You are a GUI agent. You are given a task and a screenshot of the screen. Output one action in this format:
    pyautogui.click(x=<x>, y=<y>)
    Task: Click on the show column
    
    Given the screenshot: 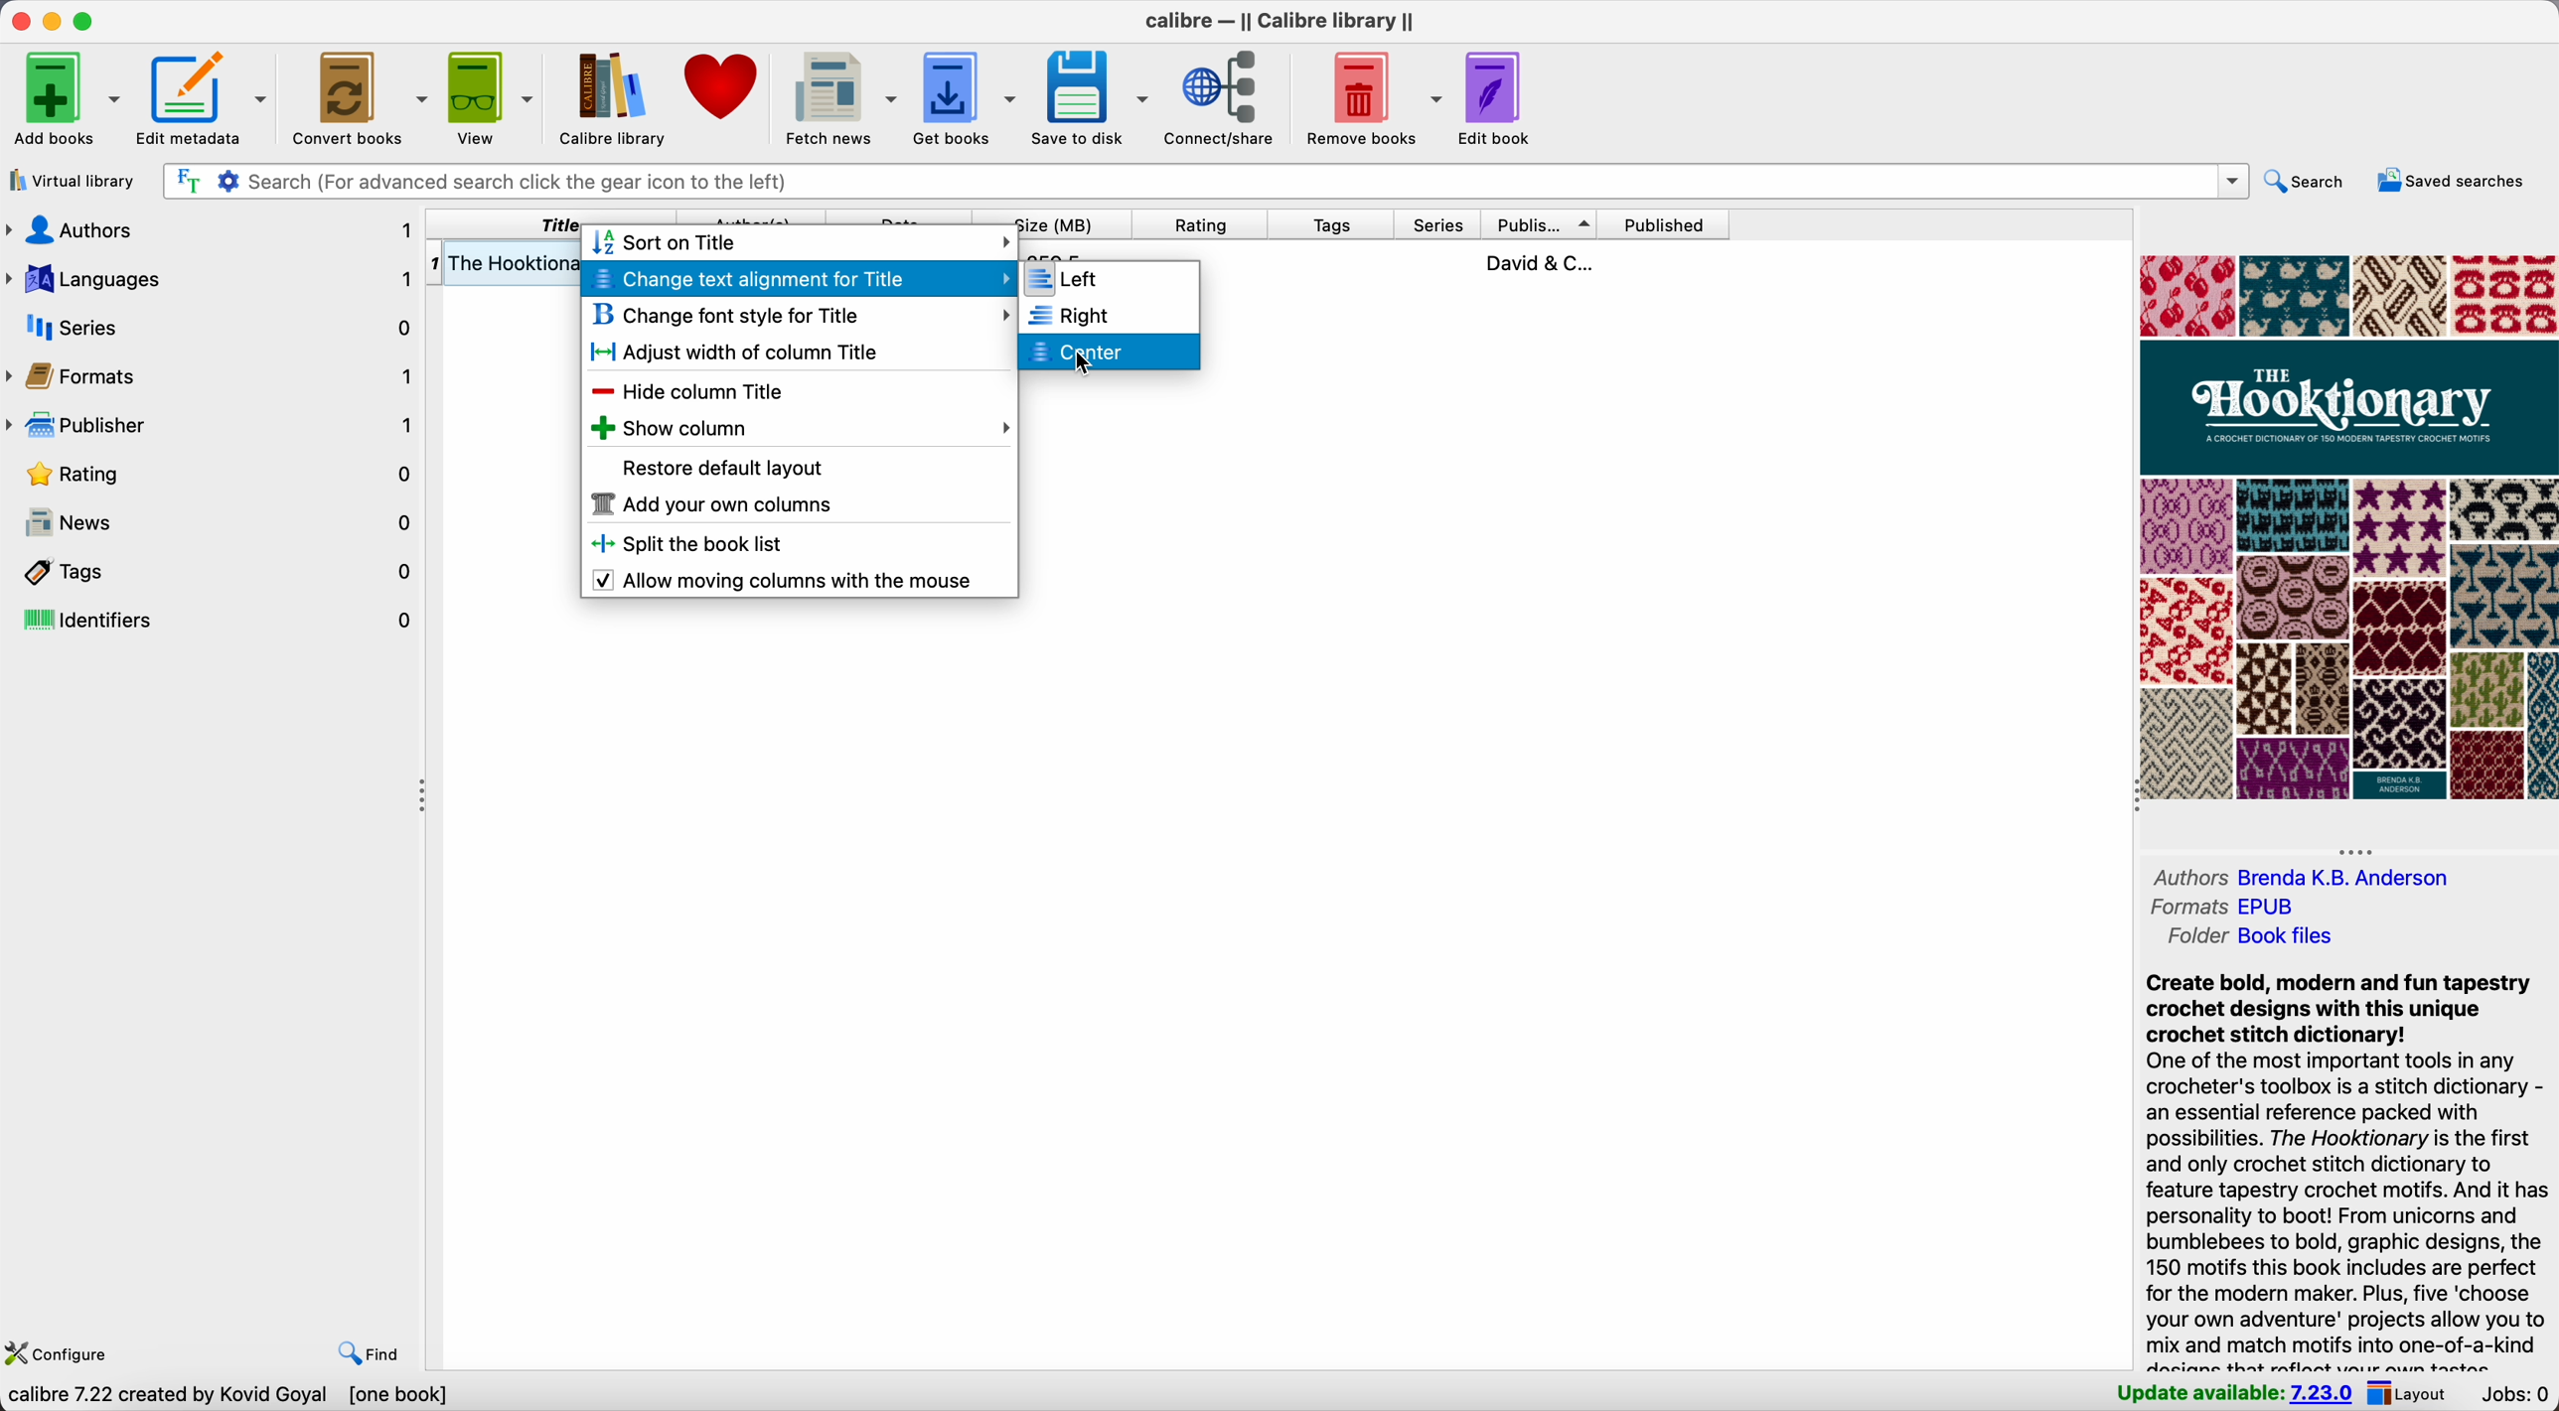 What is the action you would take?
    pyautogui.click(x=799, y=427)
    